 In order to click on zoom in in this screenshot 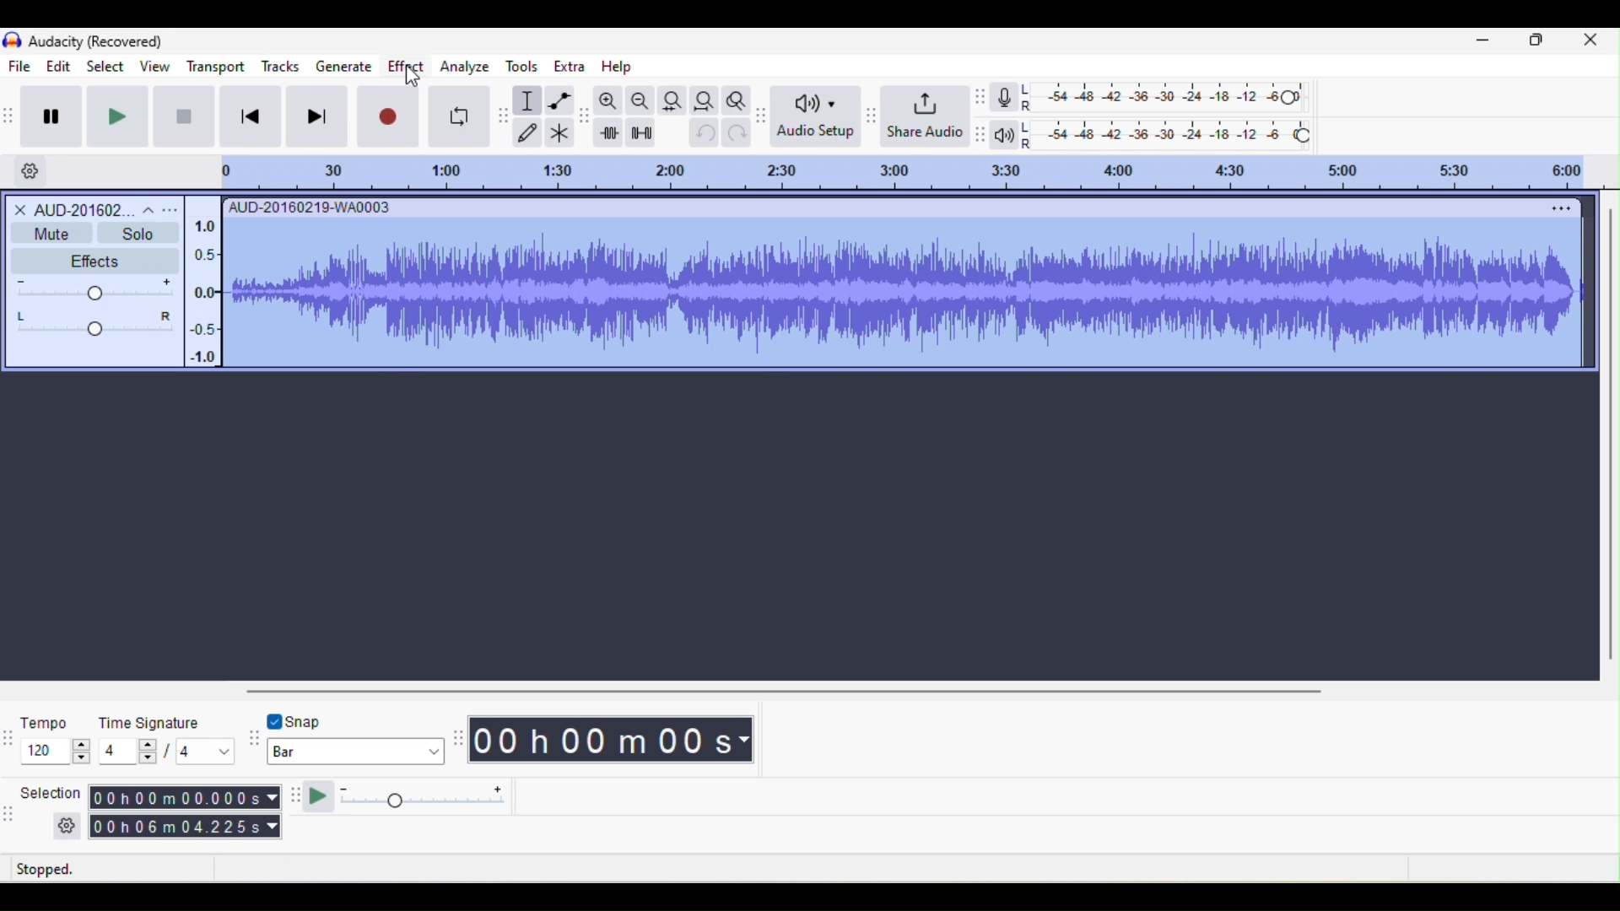, I will do `click(608, 101)`.